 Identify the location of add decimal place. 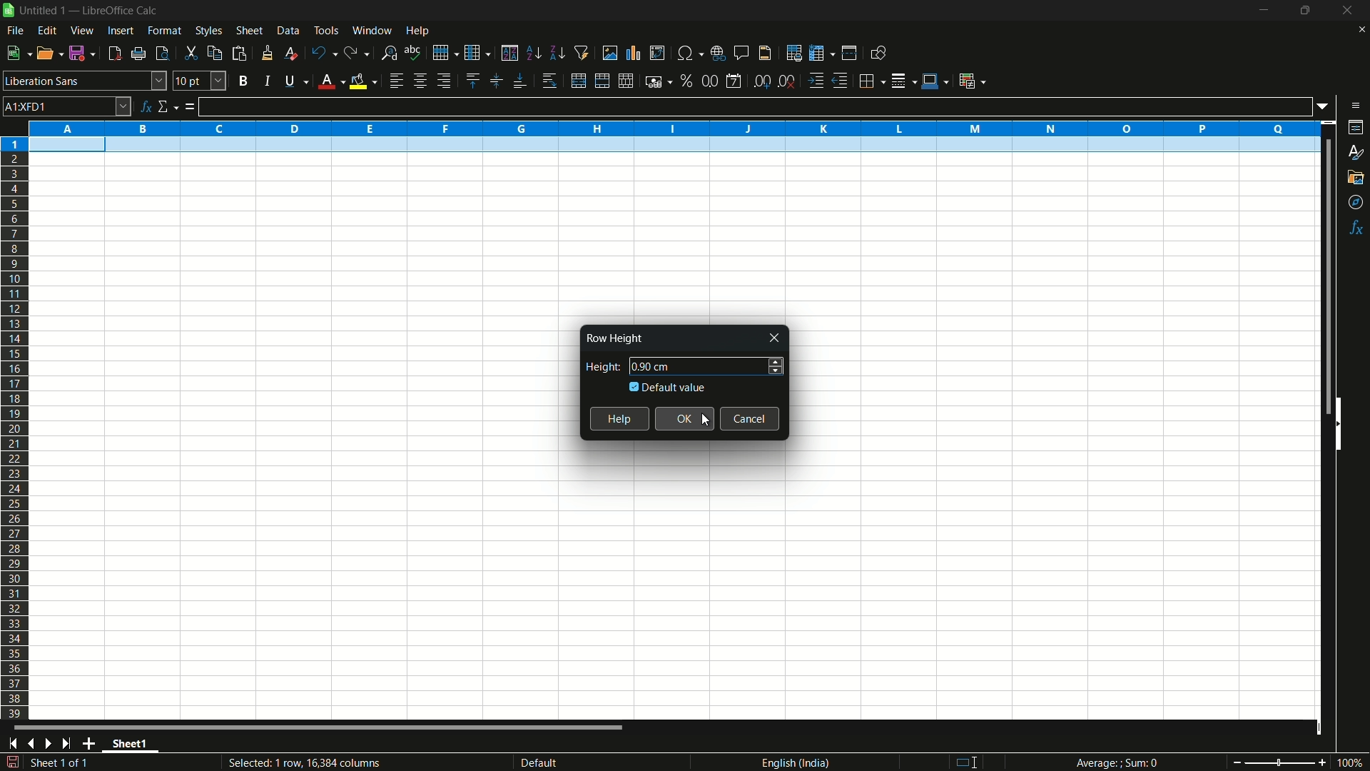
(764, 82).